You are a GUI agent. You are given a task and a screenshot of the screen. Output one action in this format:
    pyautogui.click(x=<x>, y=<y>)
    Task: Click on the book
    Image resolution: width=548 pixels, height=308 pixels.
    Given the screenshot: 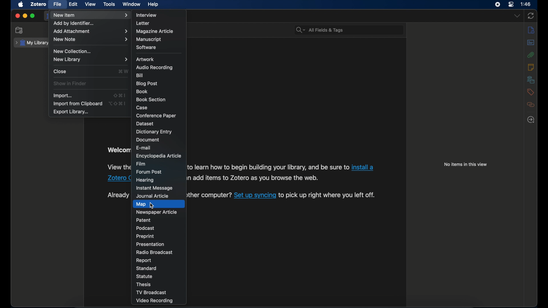 What is the action you would take?
    pyautogui.click(x=142, y=91)
    